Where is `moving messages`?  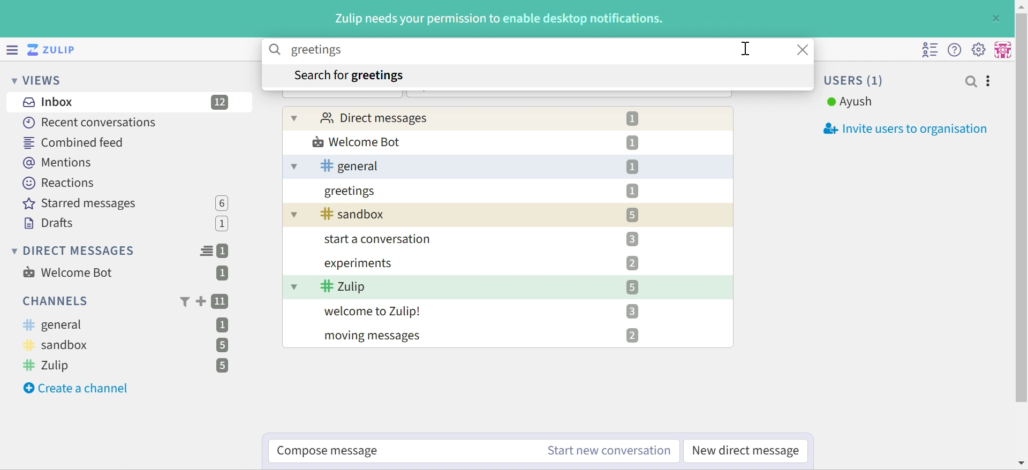
moving messages is located at coordinates (375, 337).